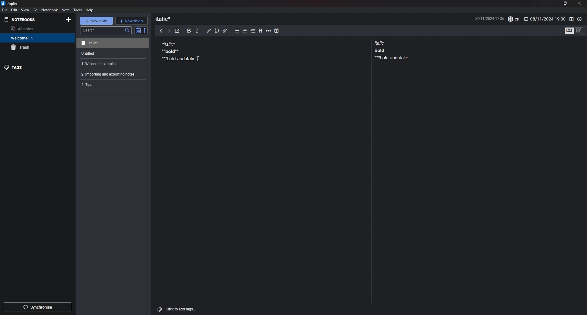 The width and height of the screenshot is (587, 315). What do you see at coordinates (161, 30) in the screenshot?
I see `previous` at bounding box center [161, 30].